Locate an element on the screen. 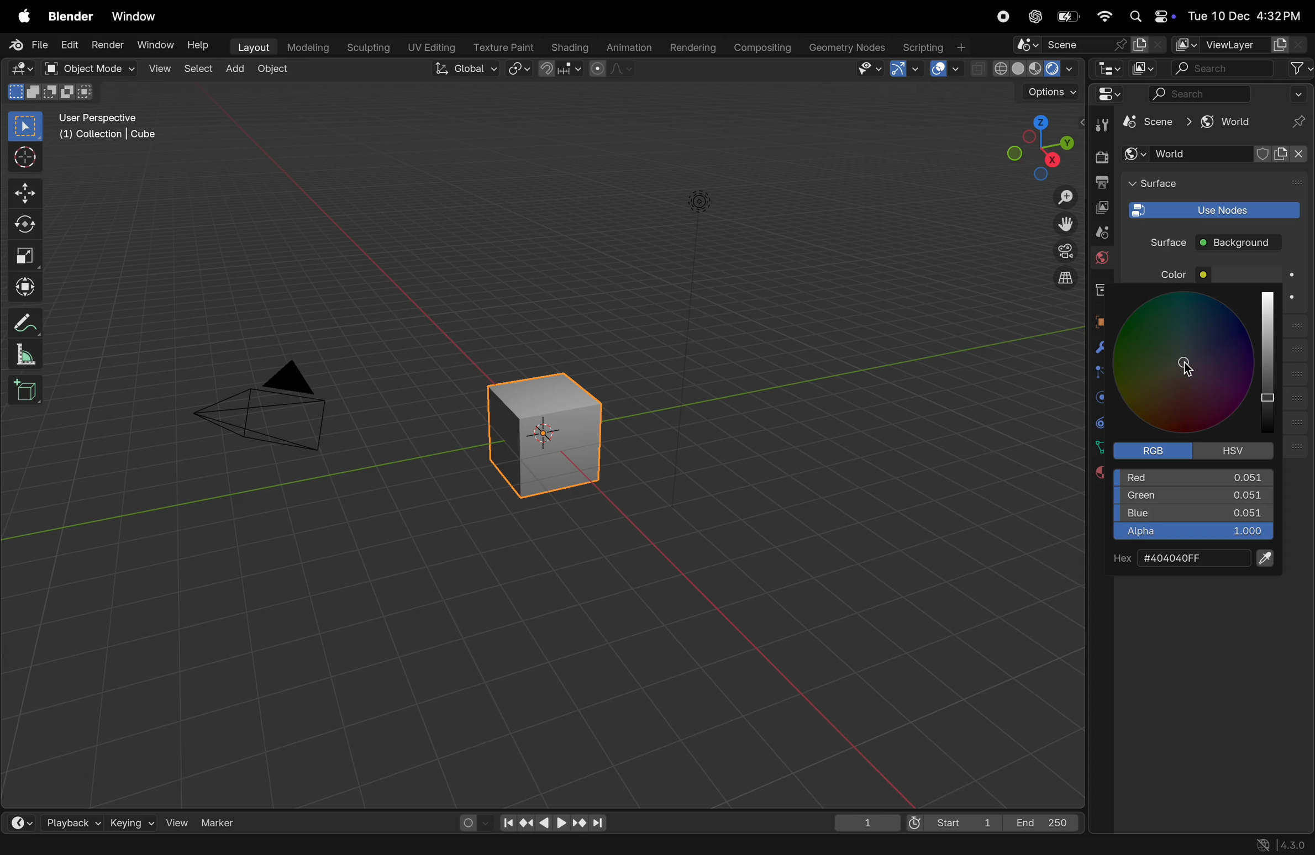 The height and width of the screenshot is (855, 1315). texture paint is located at coordinates (500, 46).